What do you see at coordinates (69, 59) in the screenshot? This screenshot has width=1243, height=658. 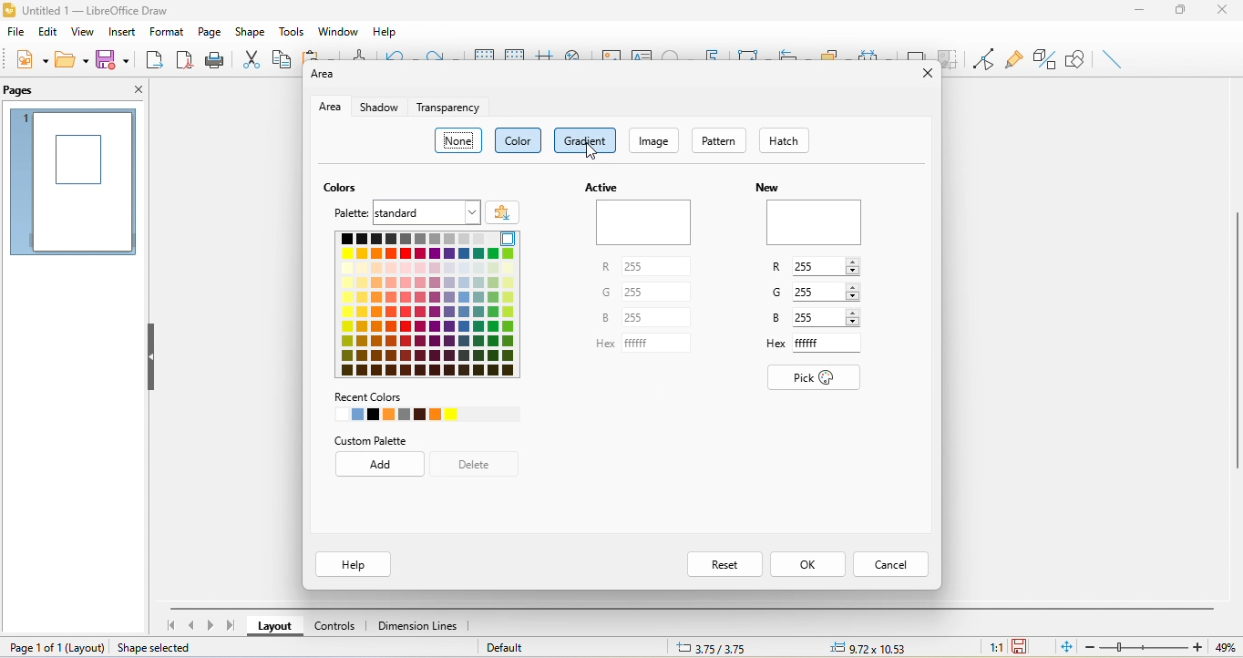 I see `open` at bounding box center [69, 59].